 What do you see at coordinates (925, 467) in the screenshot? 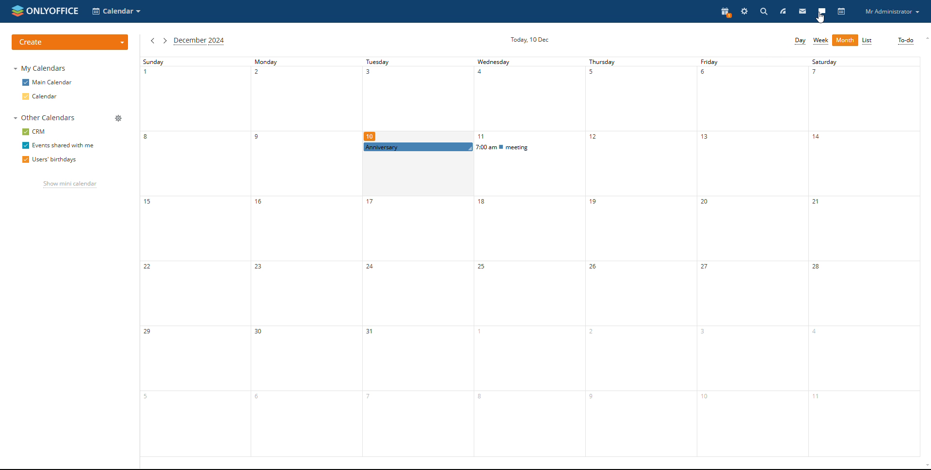
I see `scroll down` at bounding box center [925, 467].